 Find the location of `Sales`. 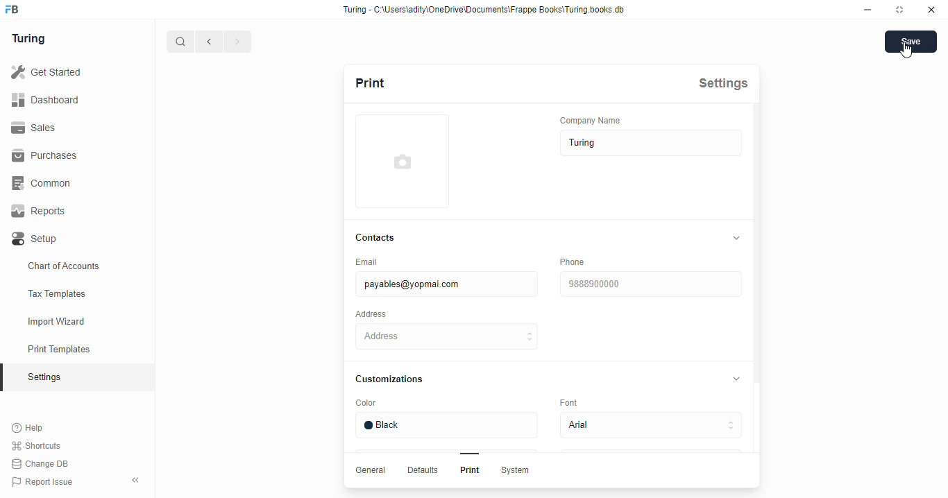

Sales is located at coordinates (40, 128).